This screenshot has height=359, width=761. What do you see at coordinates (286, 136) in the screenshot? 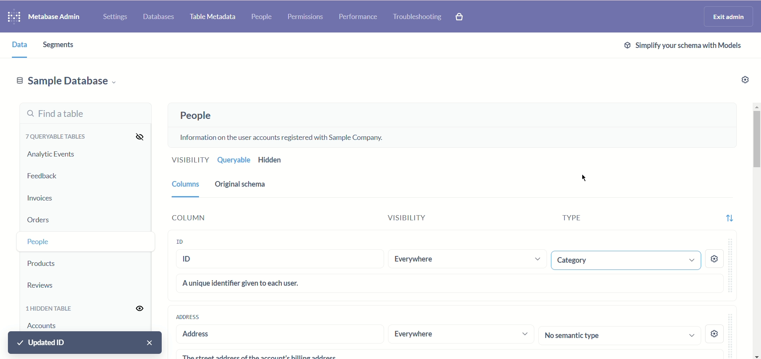
I see `information on the user accounts registered with sample company` at bounding box center [286, 136].